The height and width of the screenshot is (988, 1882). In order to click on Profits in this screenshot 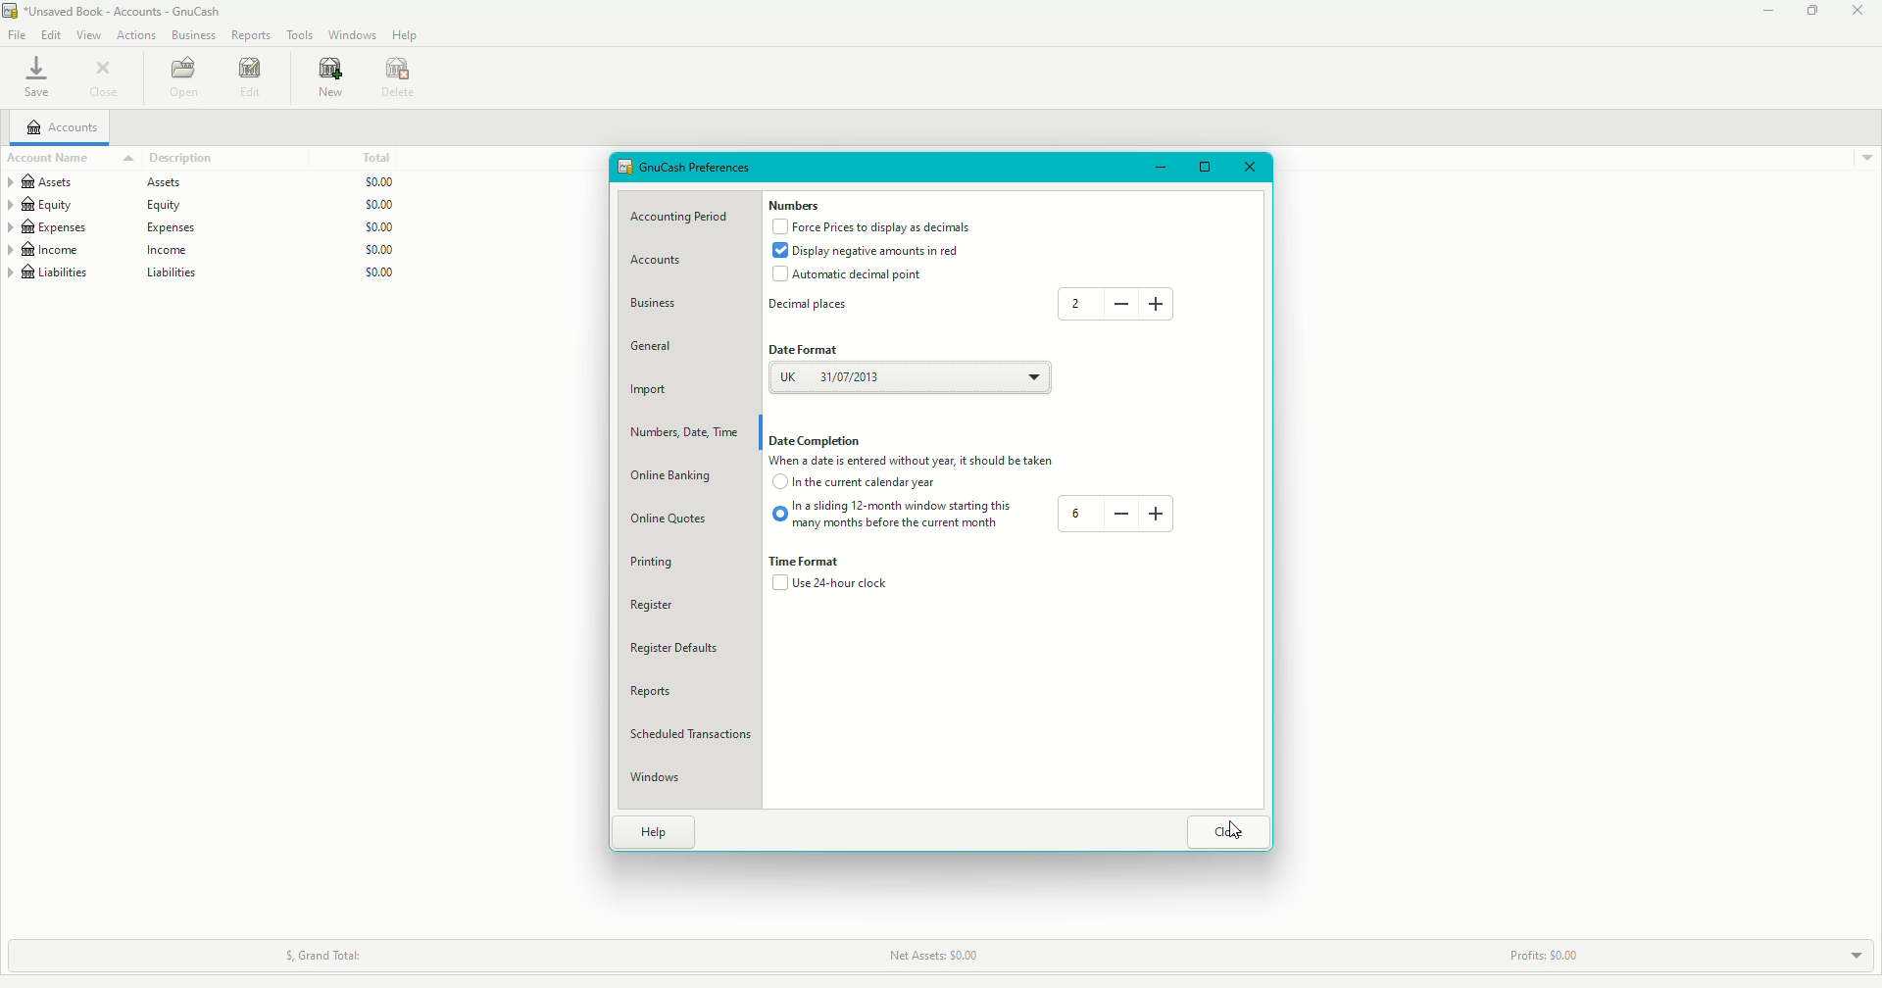, I will do `click(1560, 950)`.